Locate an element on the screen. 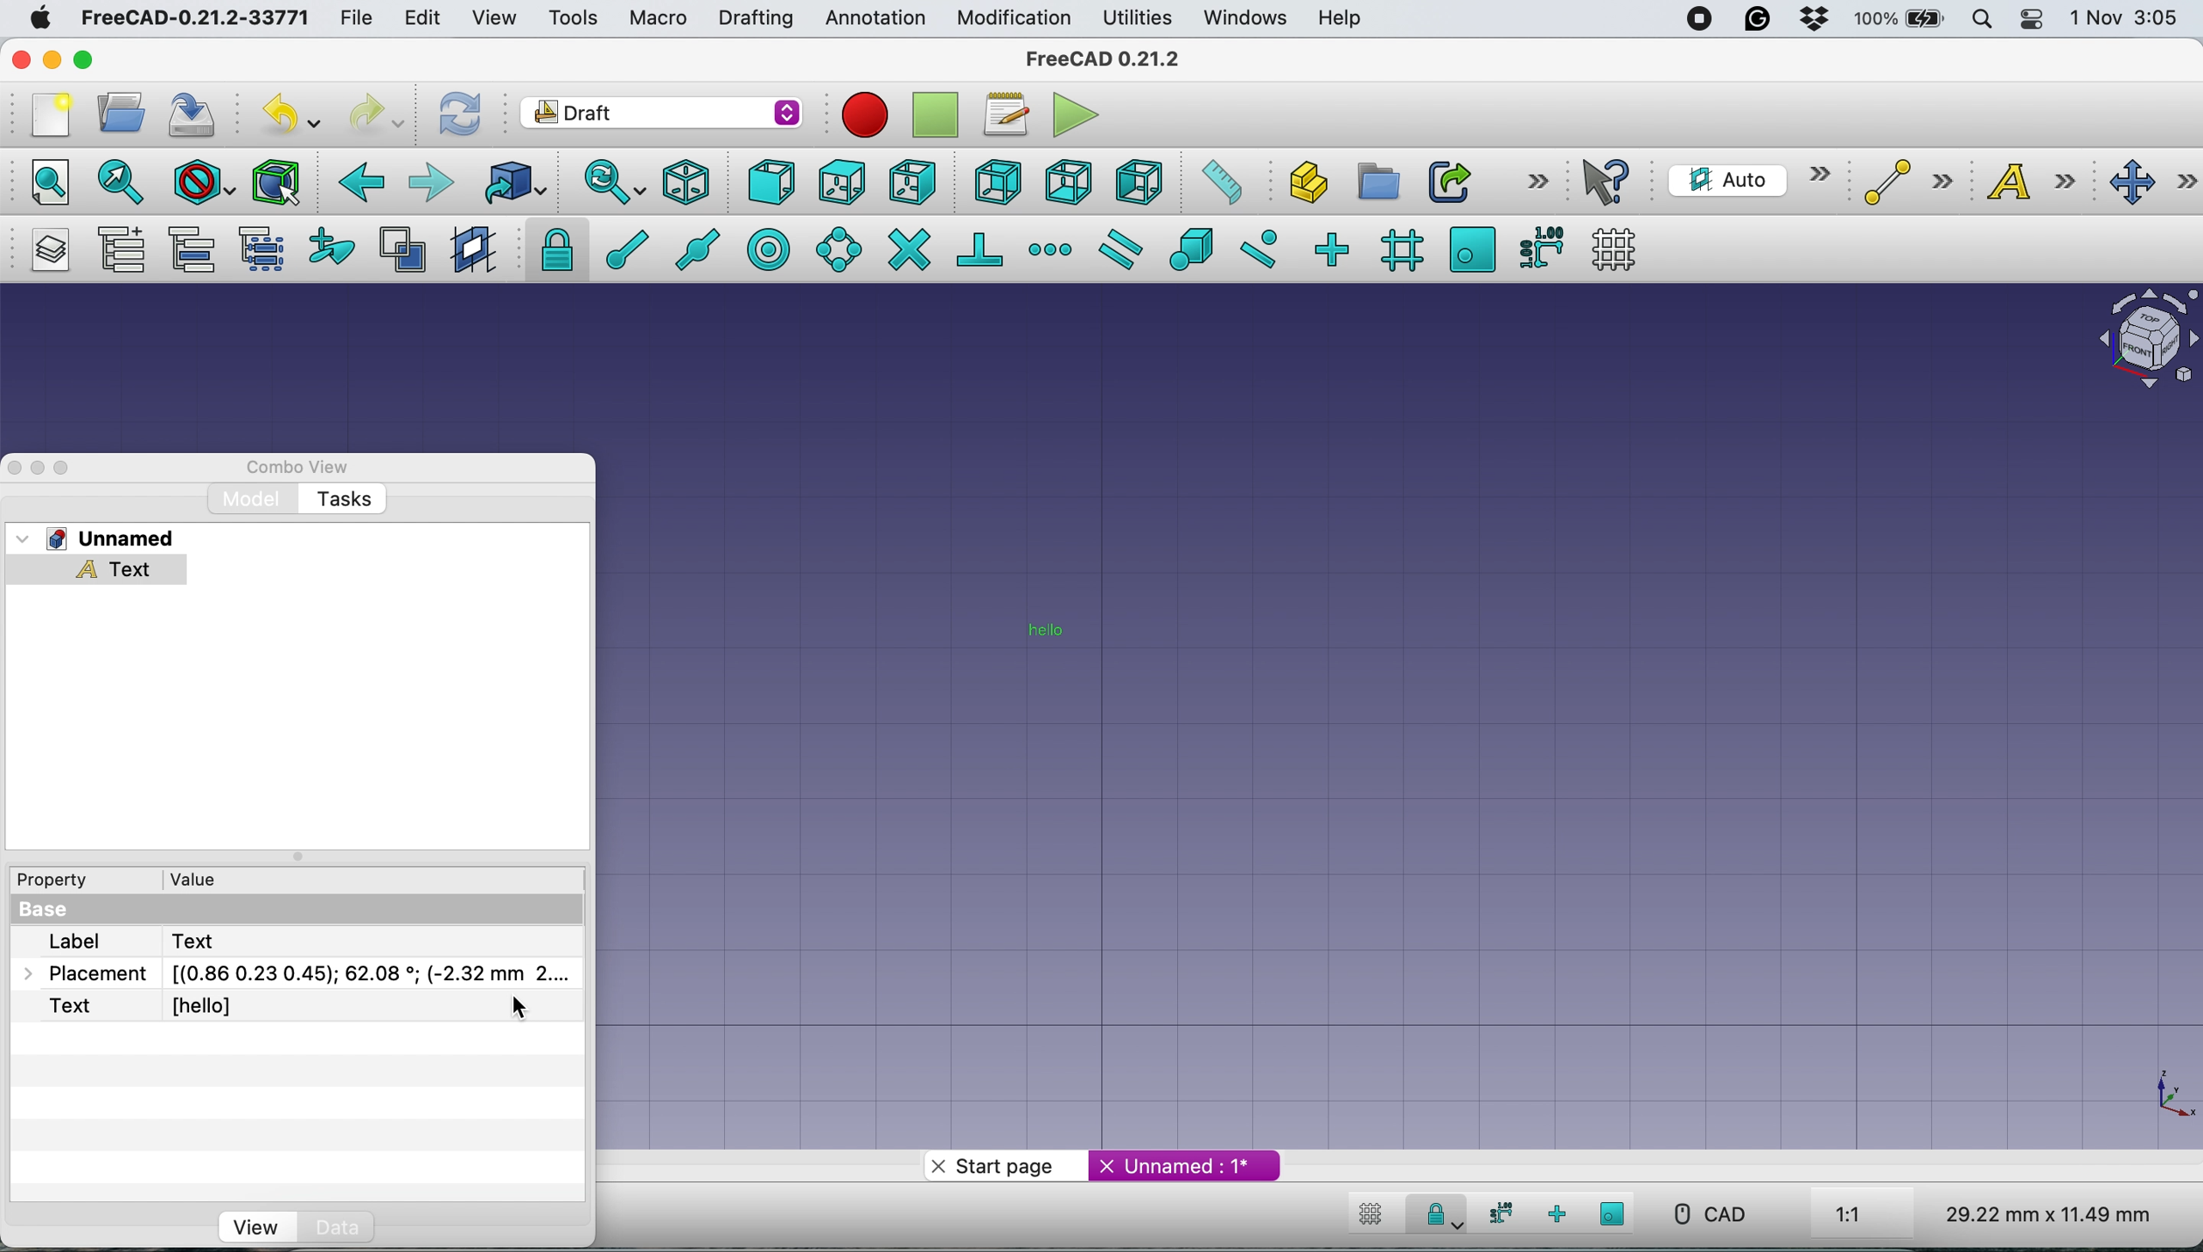 This screenshot has width=2203, height=1252. combo view is located at coordinates (306, 469).